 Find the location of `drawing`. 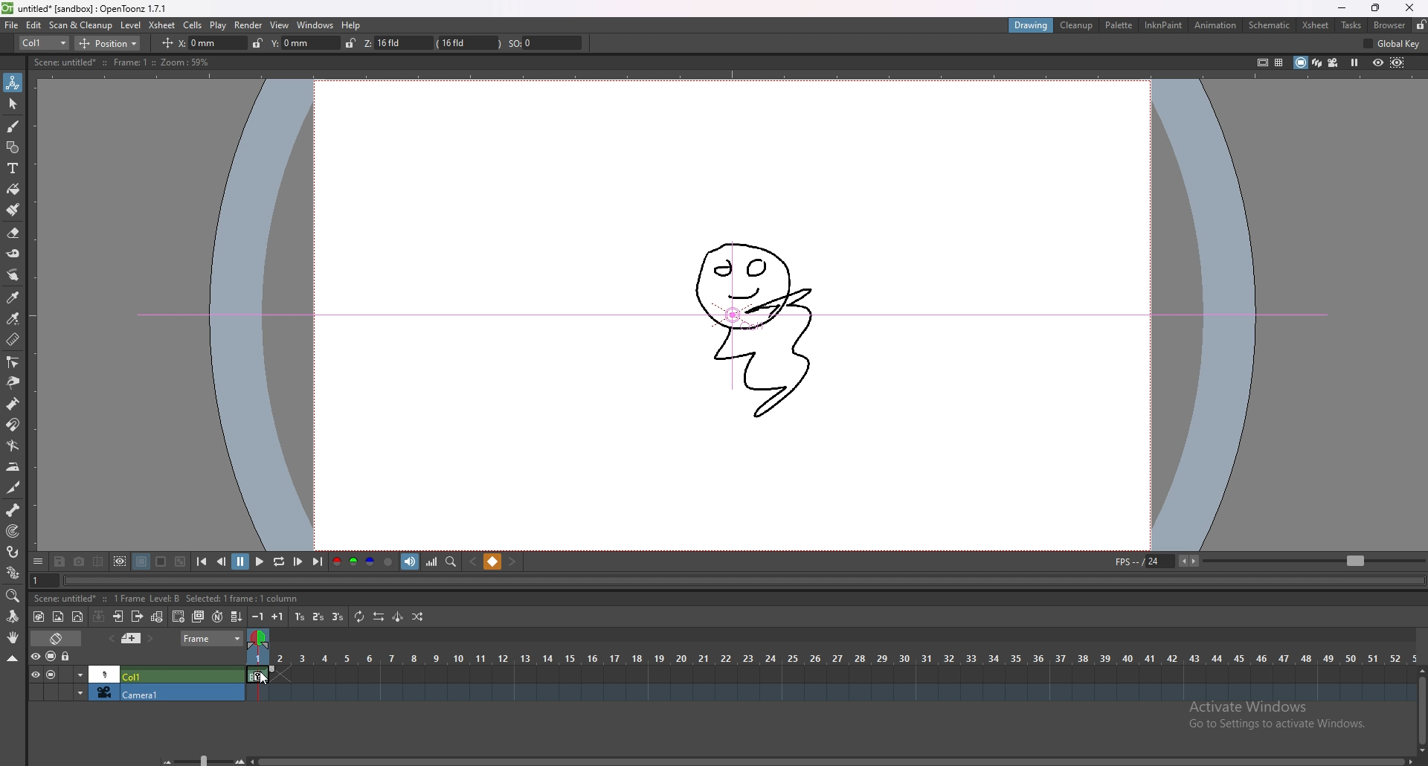

drawing is located at coordinates (756, 323).